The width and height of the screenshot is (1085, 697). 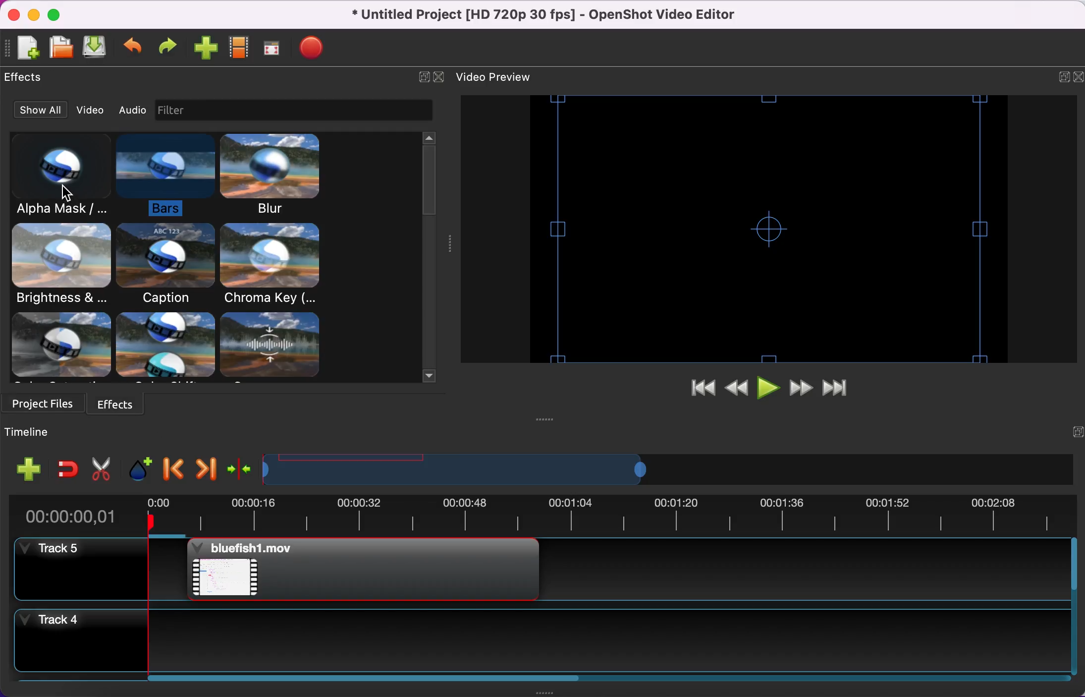 I want to click on vertical slider, so click(x=430, y=177).